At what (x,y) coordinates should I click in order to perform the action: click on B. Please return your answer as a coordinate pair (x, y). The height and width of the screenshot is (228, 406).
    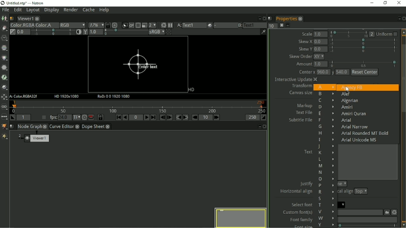
    Looking at the image, I should click on (326, 94).